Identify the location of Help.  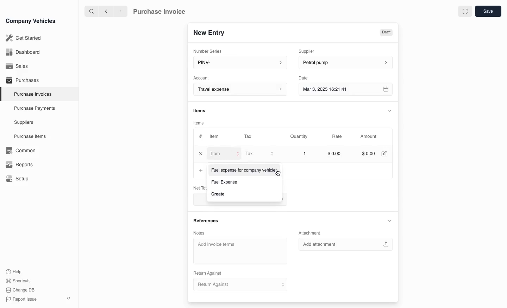
(15, 271).